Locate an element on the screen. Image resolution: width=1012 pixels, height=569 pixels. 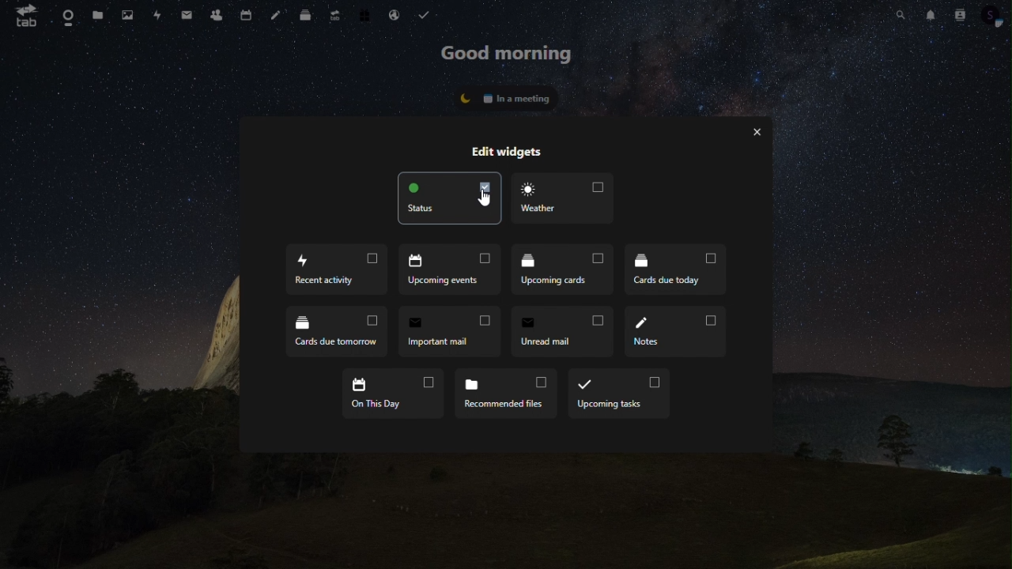
upcoming card is located at coordinates (568, 269).